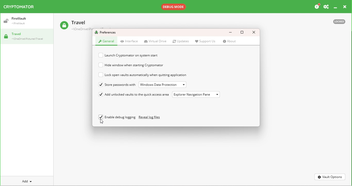 This screenshot has width=352, height=186. Describe the element at coordinates (21, 7) in the screenshot. I see `Cryptomator` at that location.